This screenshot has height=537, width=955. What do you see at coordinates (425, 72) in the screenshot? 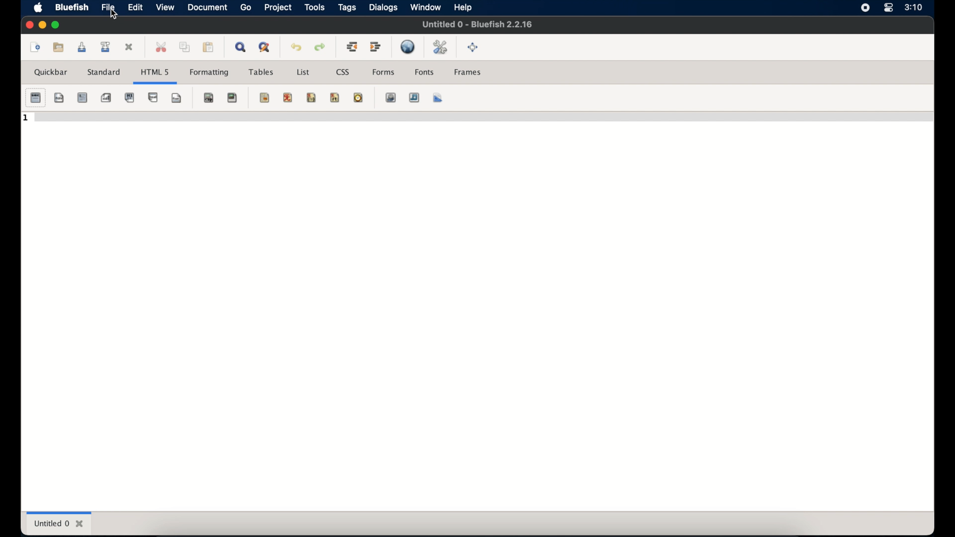
I see `fonts` at bounding box center [425, 72].